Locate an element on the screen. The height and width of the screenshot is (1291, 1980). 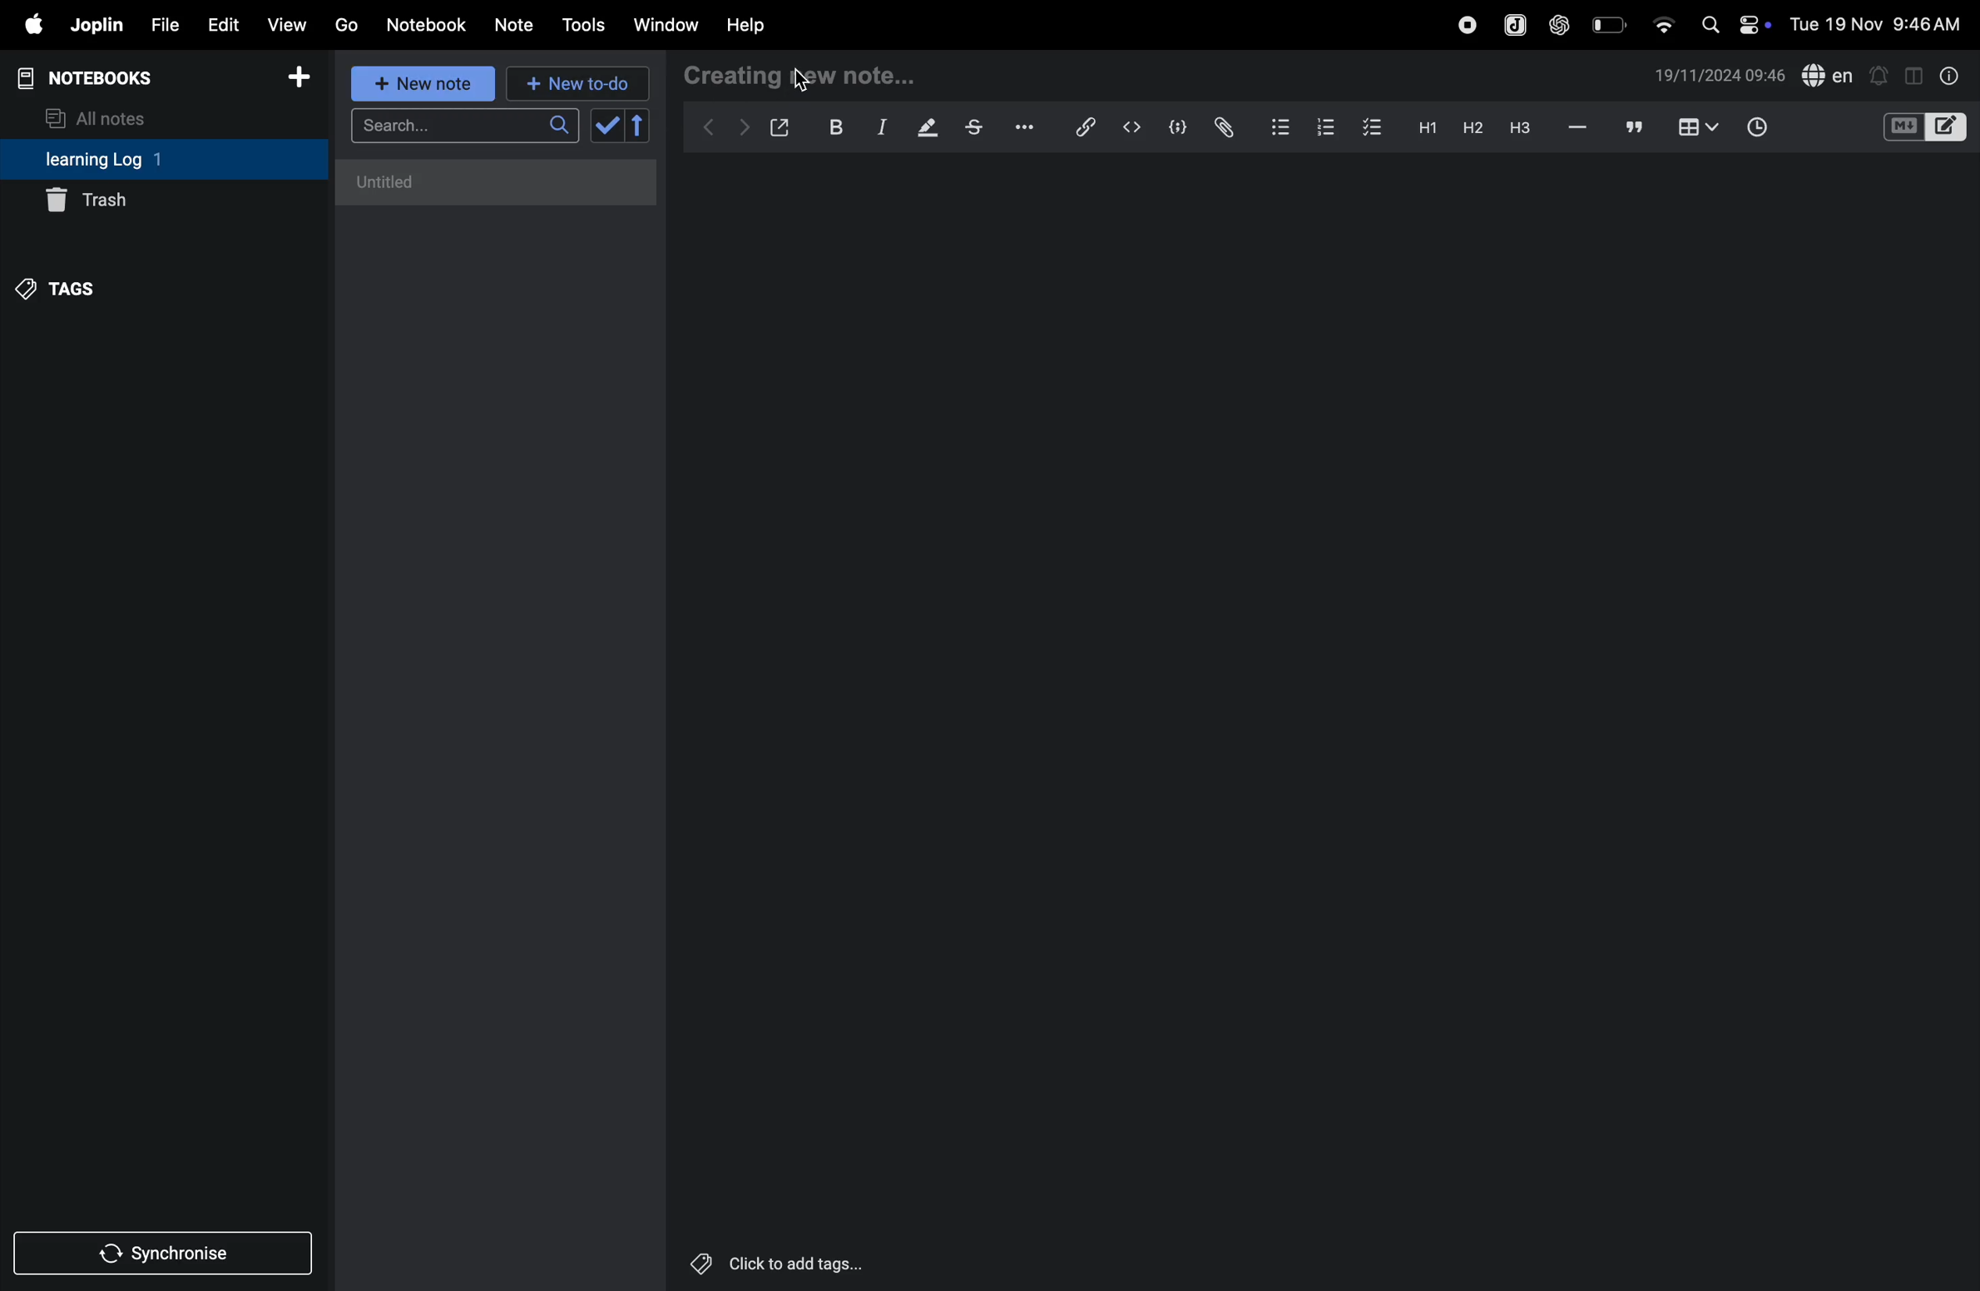
insert code is located at coordinates (1133, 127).